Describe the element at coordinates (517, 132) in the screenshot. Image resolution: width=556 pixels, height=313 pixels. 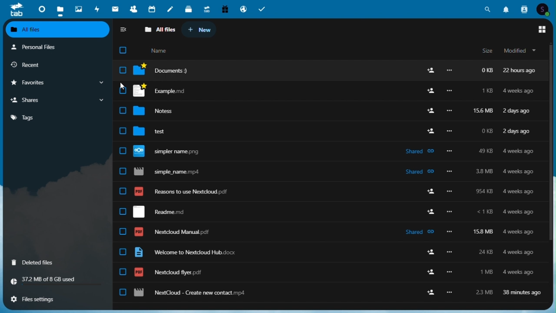
I see `2 days ago` at that location.